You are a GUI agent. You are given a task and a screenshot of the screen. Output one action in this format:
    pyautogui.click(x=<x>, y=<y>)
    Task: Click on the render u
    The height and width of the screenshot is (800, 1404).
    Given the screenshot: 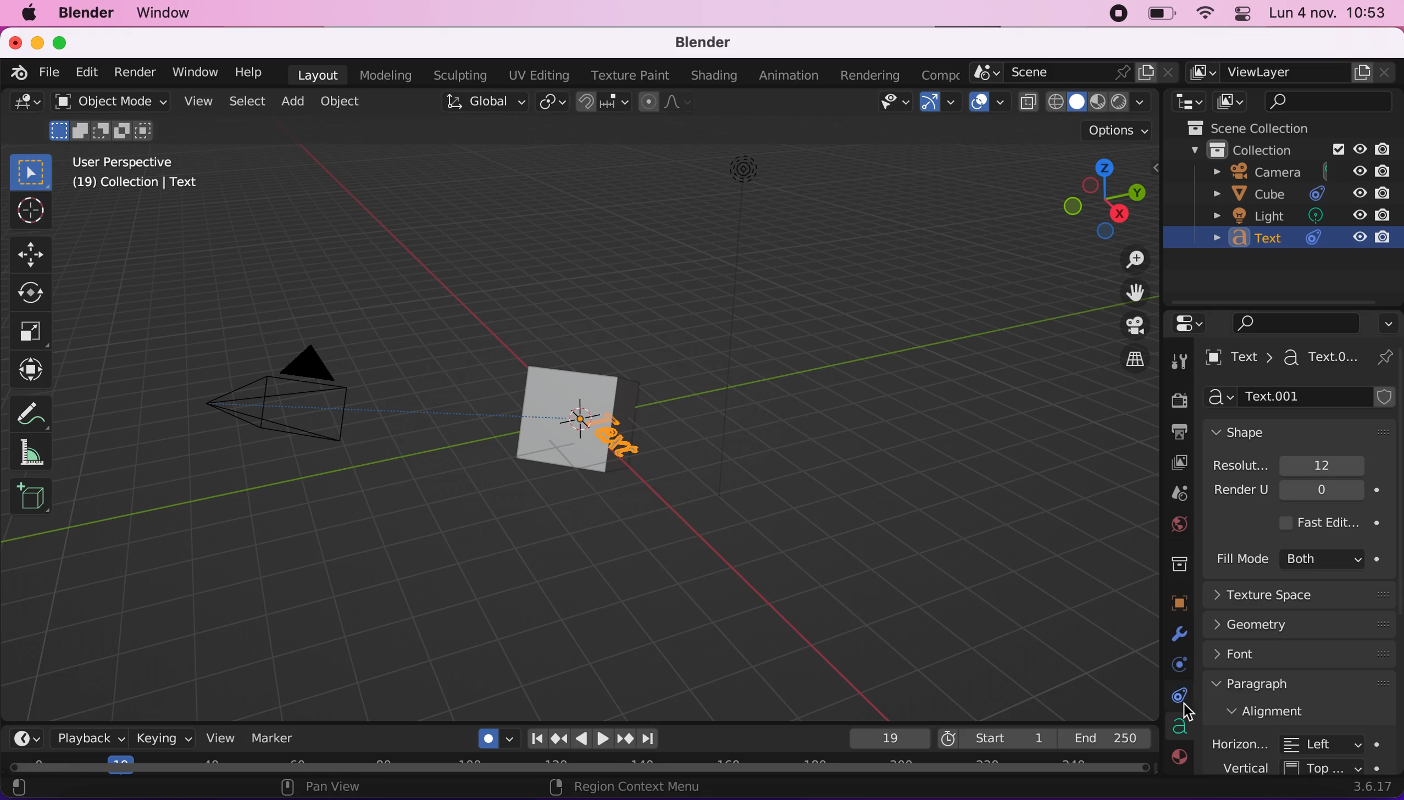 What is the action you would take?
    pyautogui.click(x=1301, y=494)
    